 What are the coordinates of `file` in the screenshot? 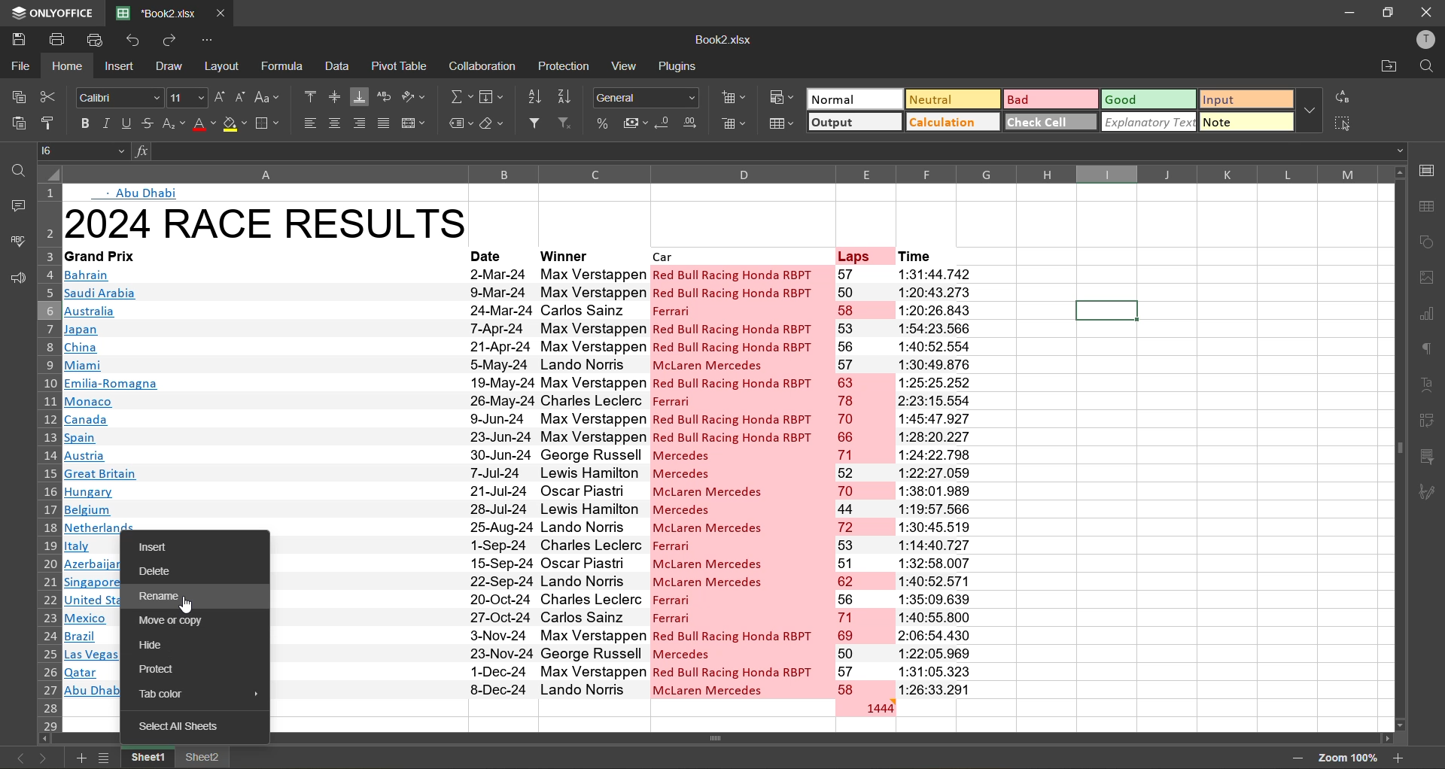 It's located at (19, 65).